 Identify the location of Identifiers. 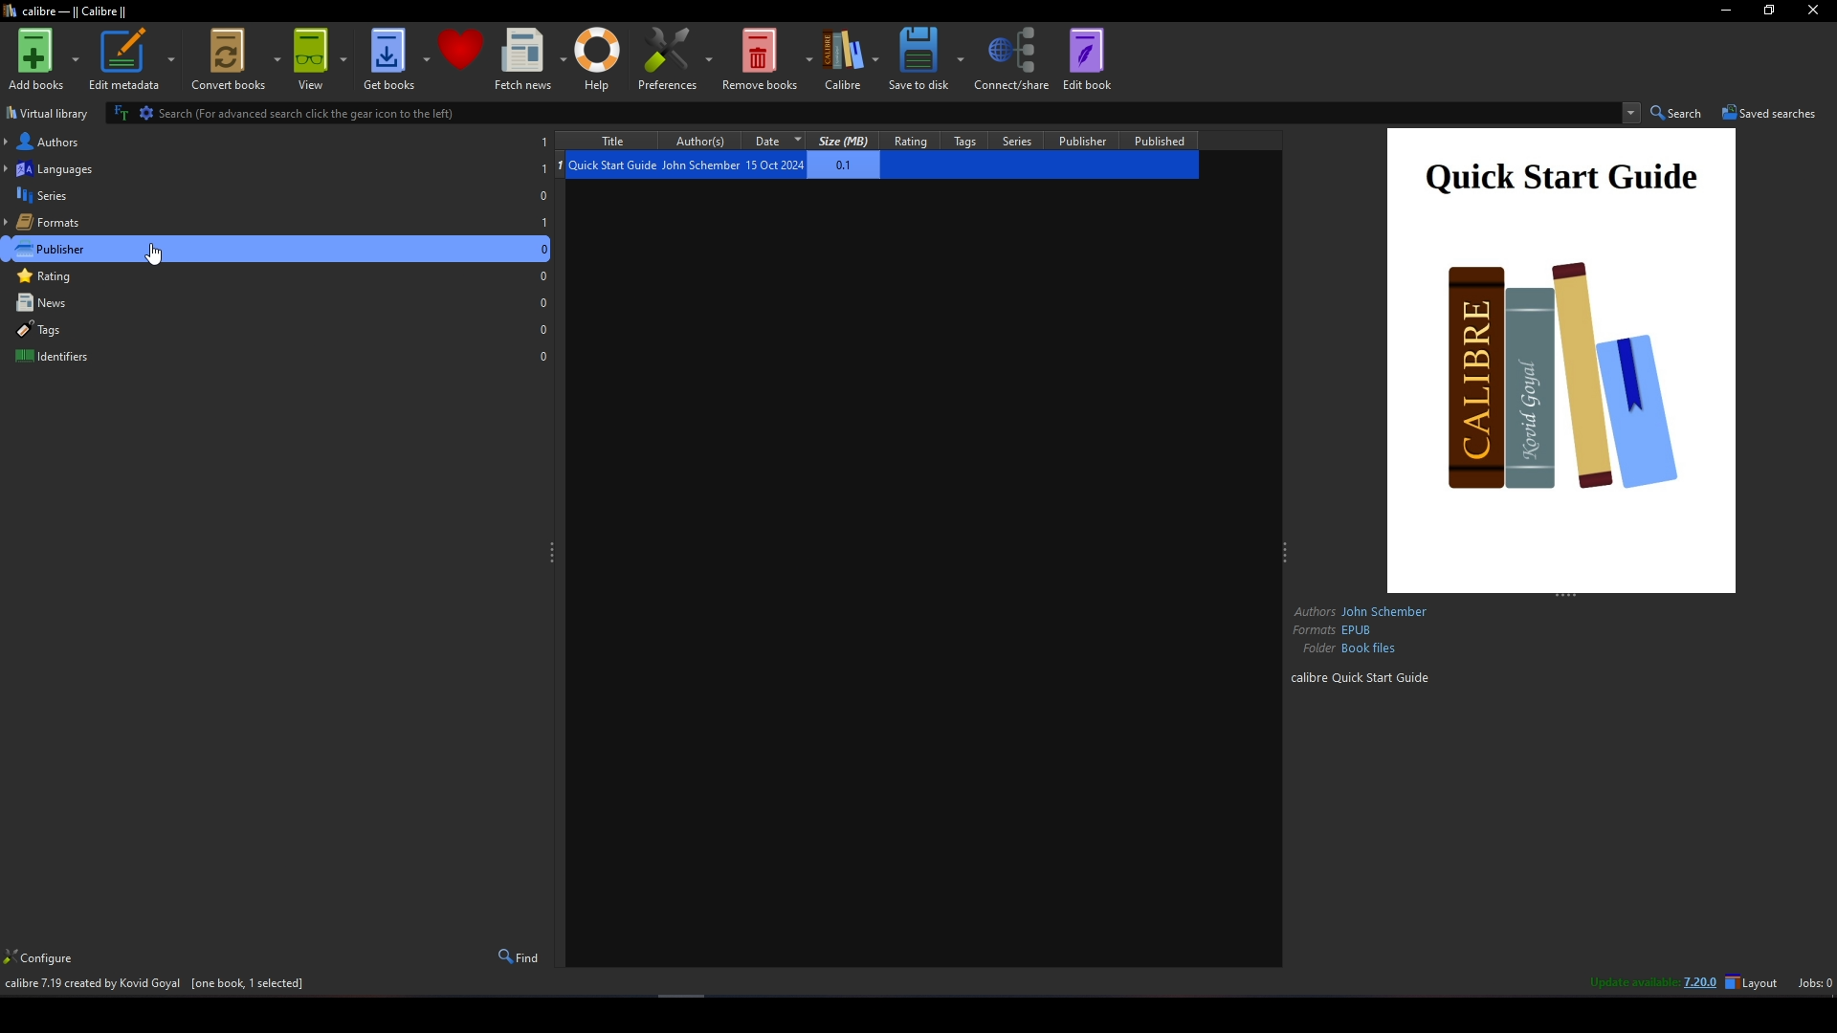
(278, 354).